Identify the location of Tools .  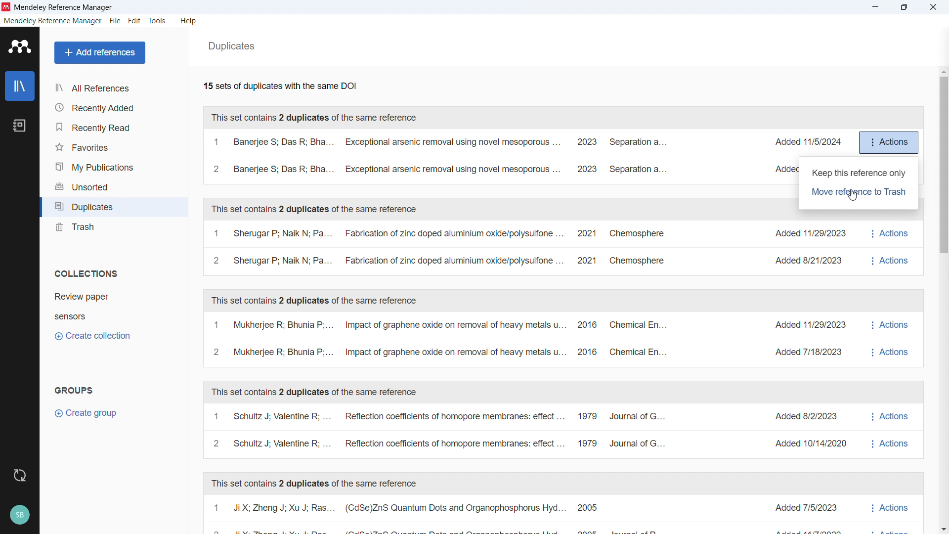
(157, 21).